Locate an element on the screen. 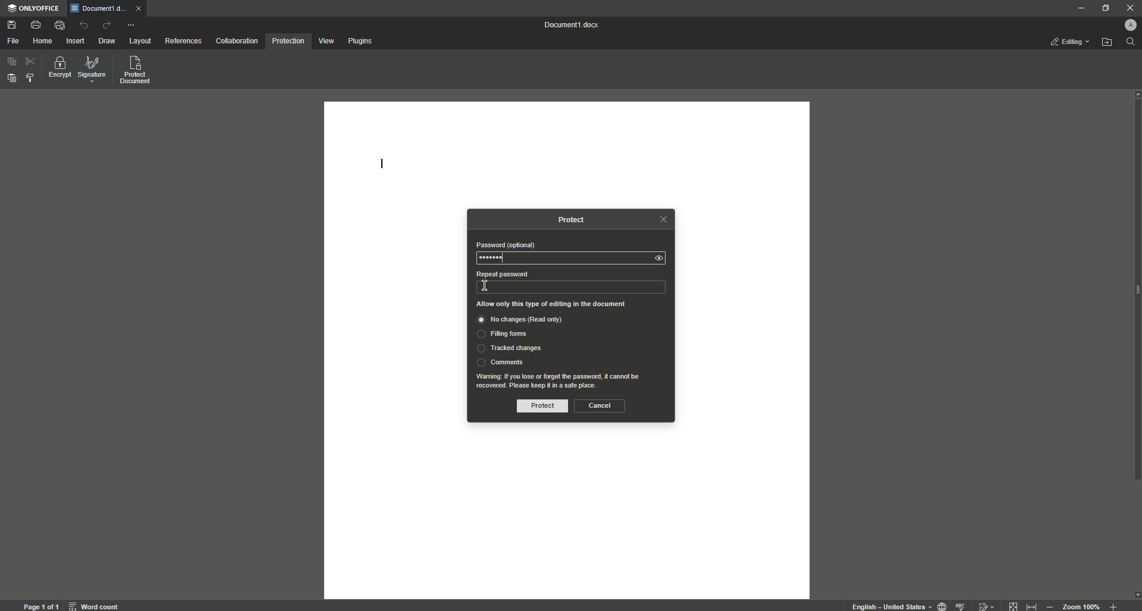 This screenshot has height=611, width=1142. Paste is located at coordinates (10, 77).